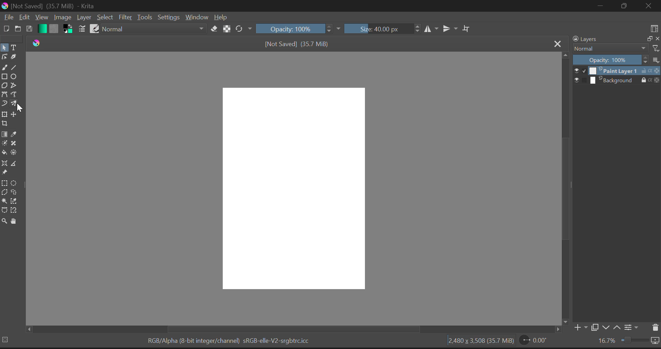  I want to click on Bezier Curve Selection, so click(4, 211).